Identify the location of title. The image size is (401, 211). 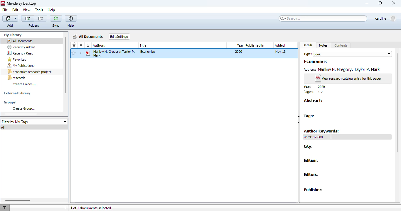
(143, 45).